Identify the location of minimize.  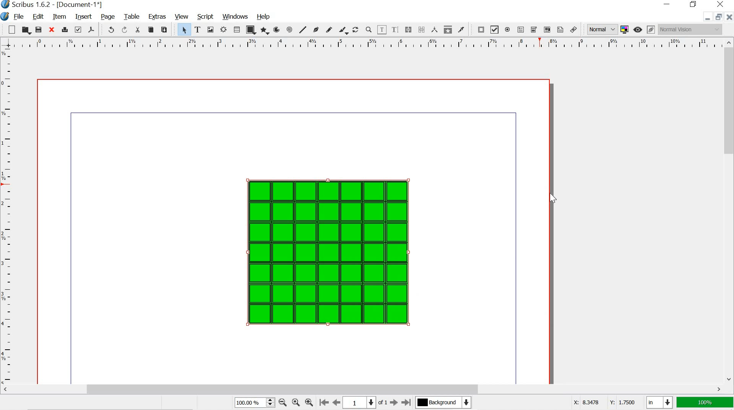
(704, 18).